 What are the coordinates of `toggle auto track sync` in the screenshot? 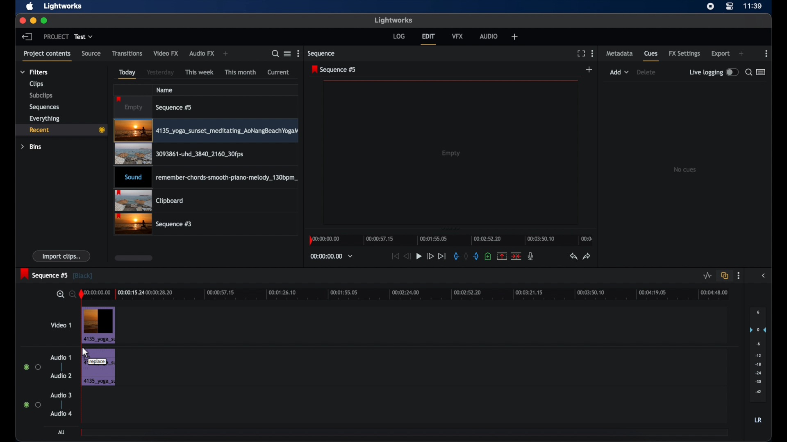 It's located at (725, 275).